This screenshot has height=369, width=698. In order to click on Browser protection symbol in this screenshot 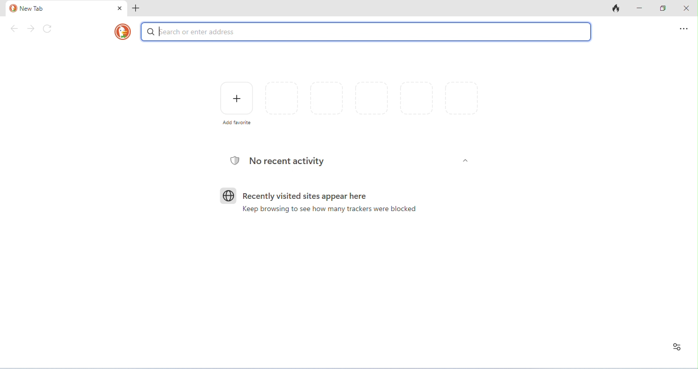, I will do `click(235, 160)`.